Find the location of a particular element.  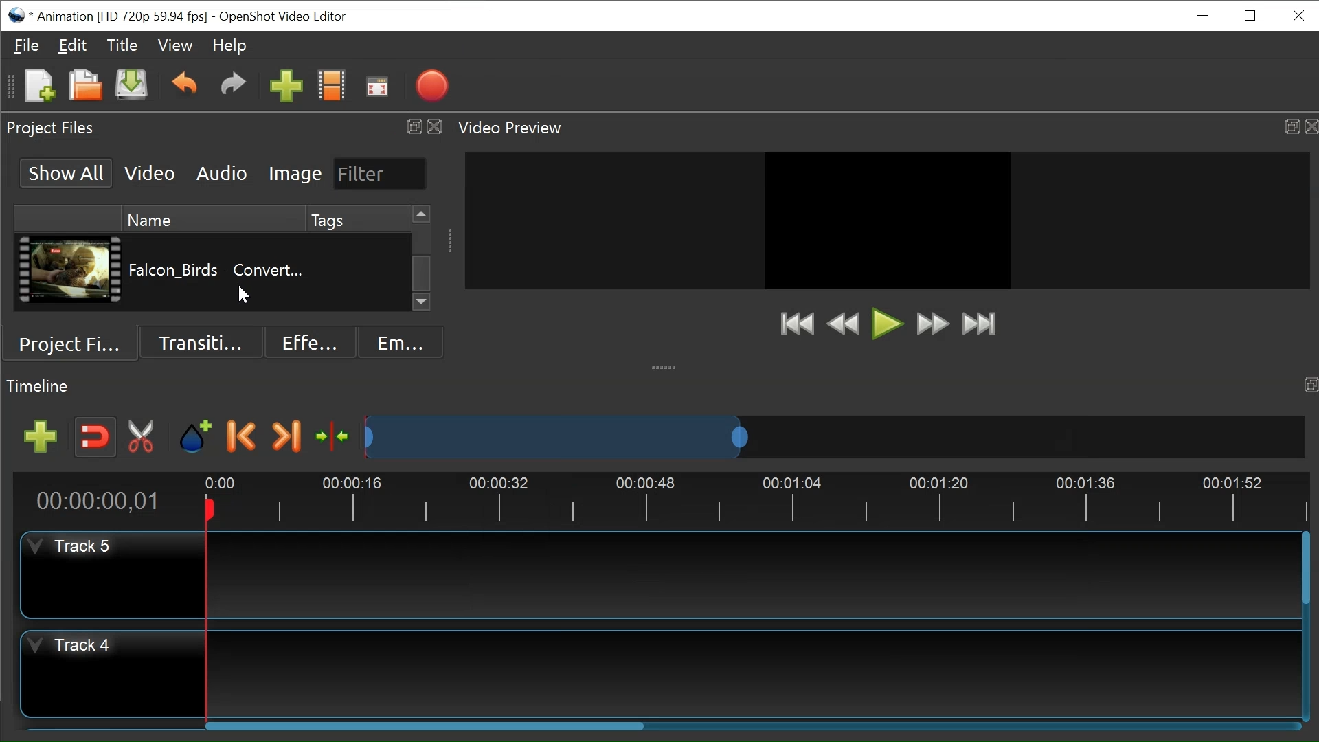

Image is located at coordinates (295, 173).